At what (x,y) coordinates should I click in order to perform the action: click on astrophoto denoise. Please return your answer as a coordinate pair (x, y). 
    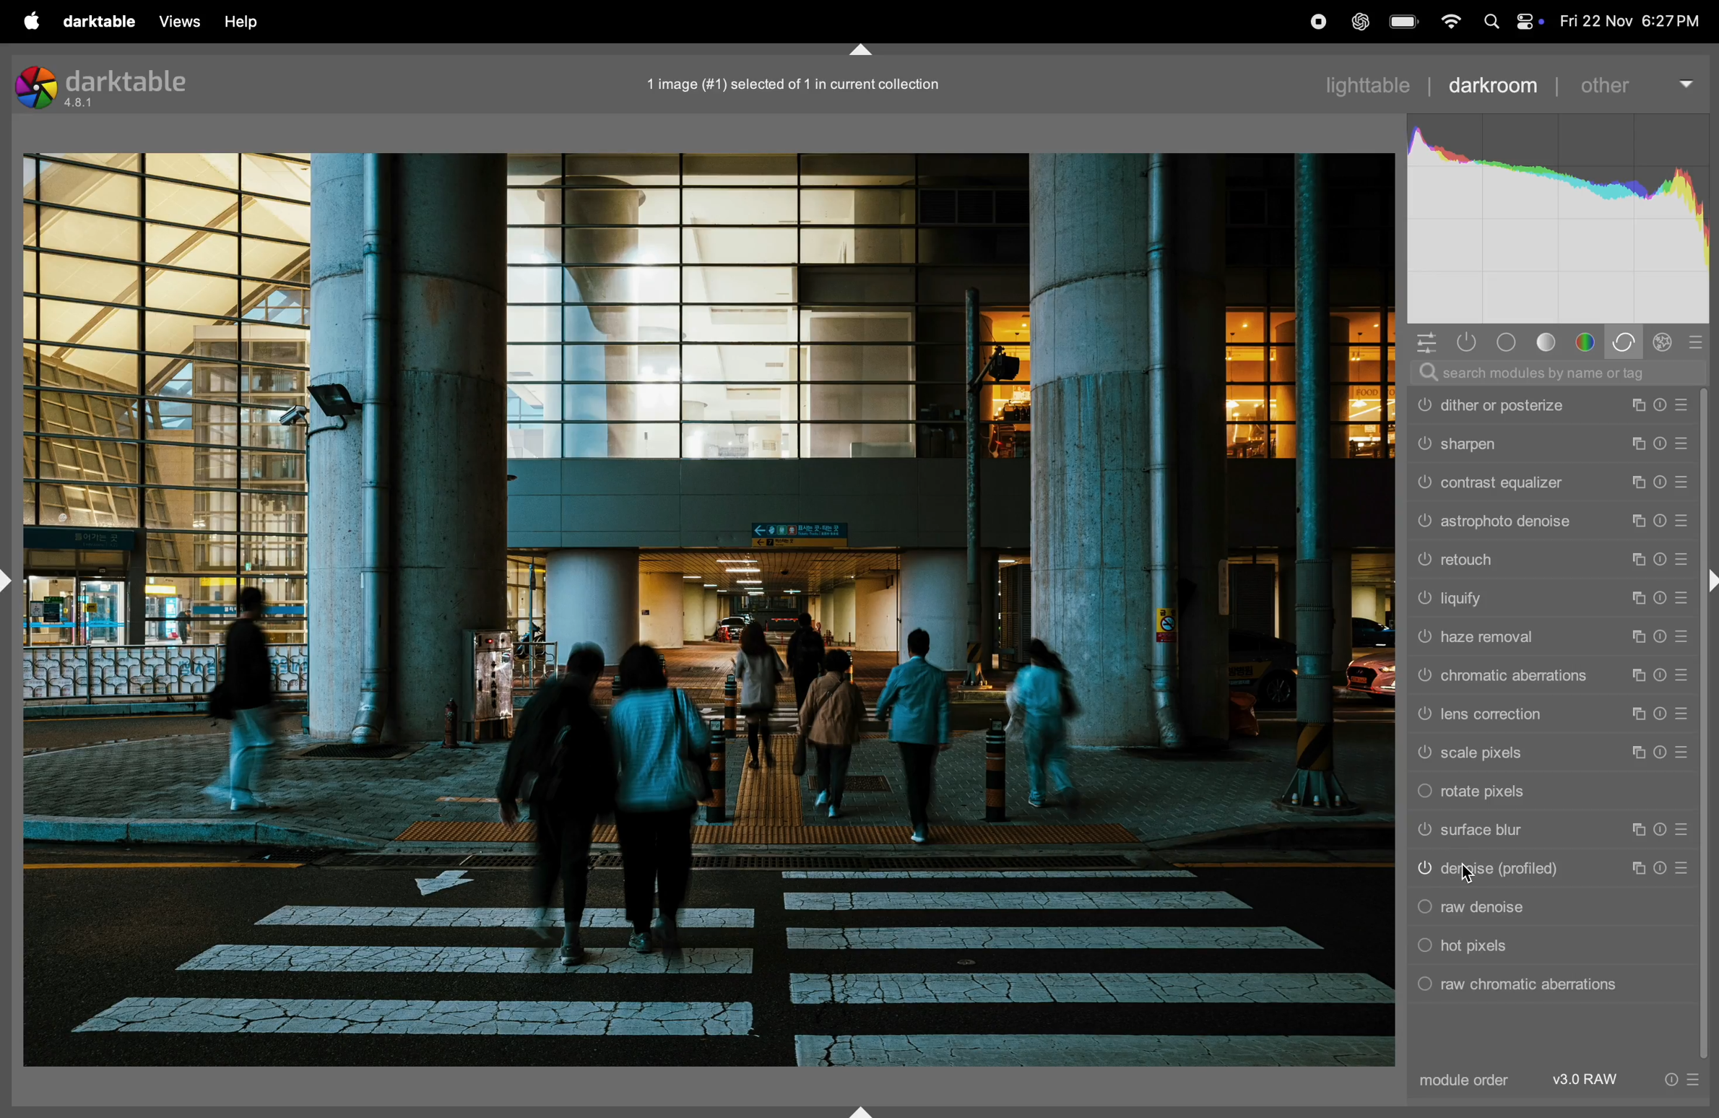
    Looking at the image, I should click on (1546, 520).